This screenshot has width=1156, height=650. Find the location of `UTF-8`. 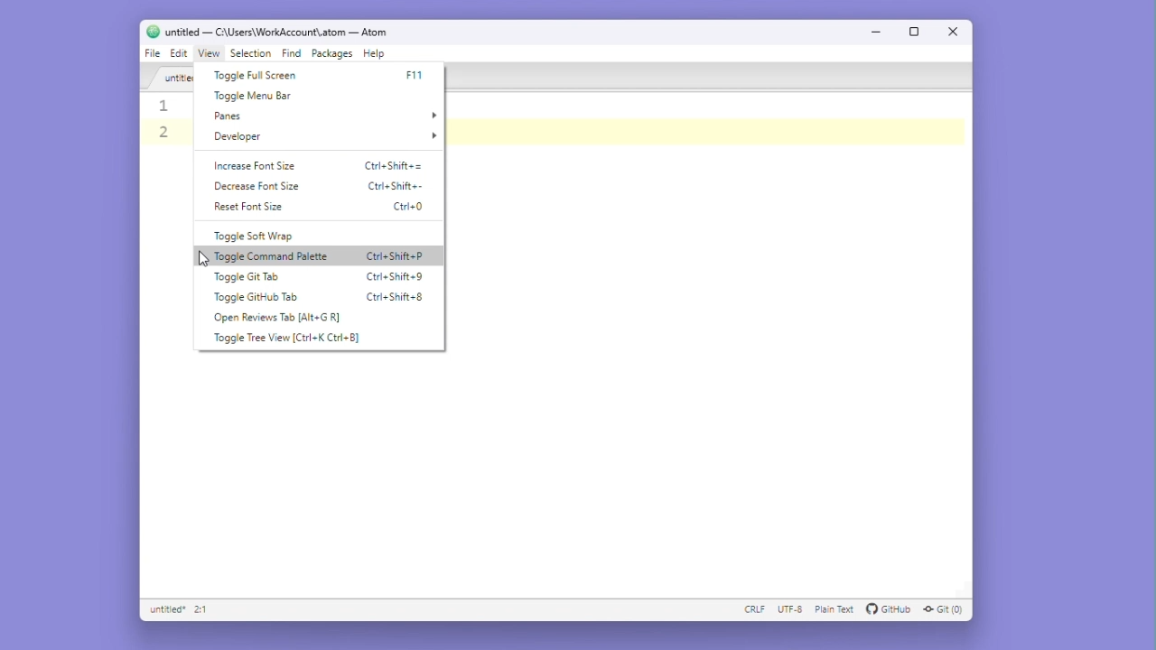

UTF-8 is located at coordinates (788, 611).